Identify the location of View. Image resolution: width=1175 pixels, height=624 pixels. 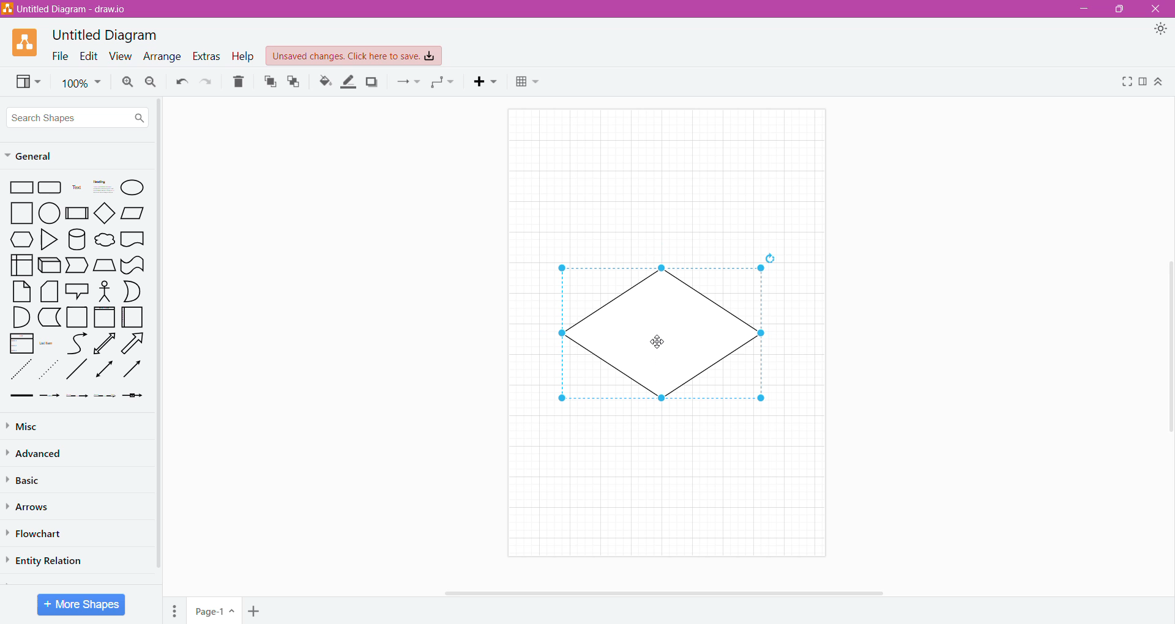
(118, 57).